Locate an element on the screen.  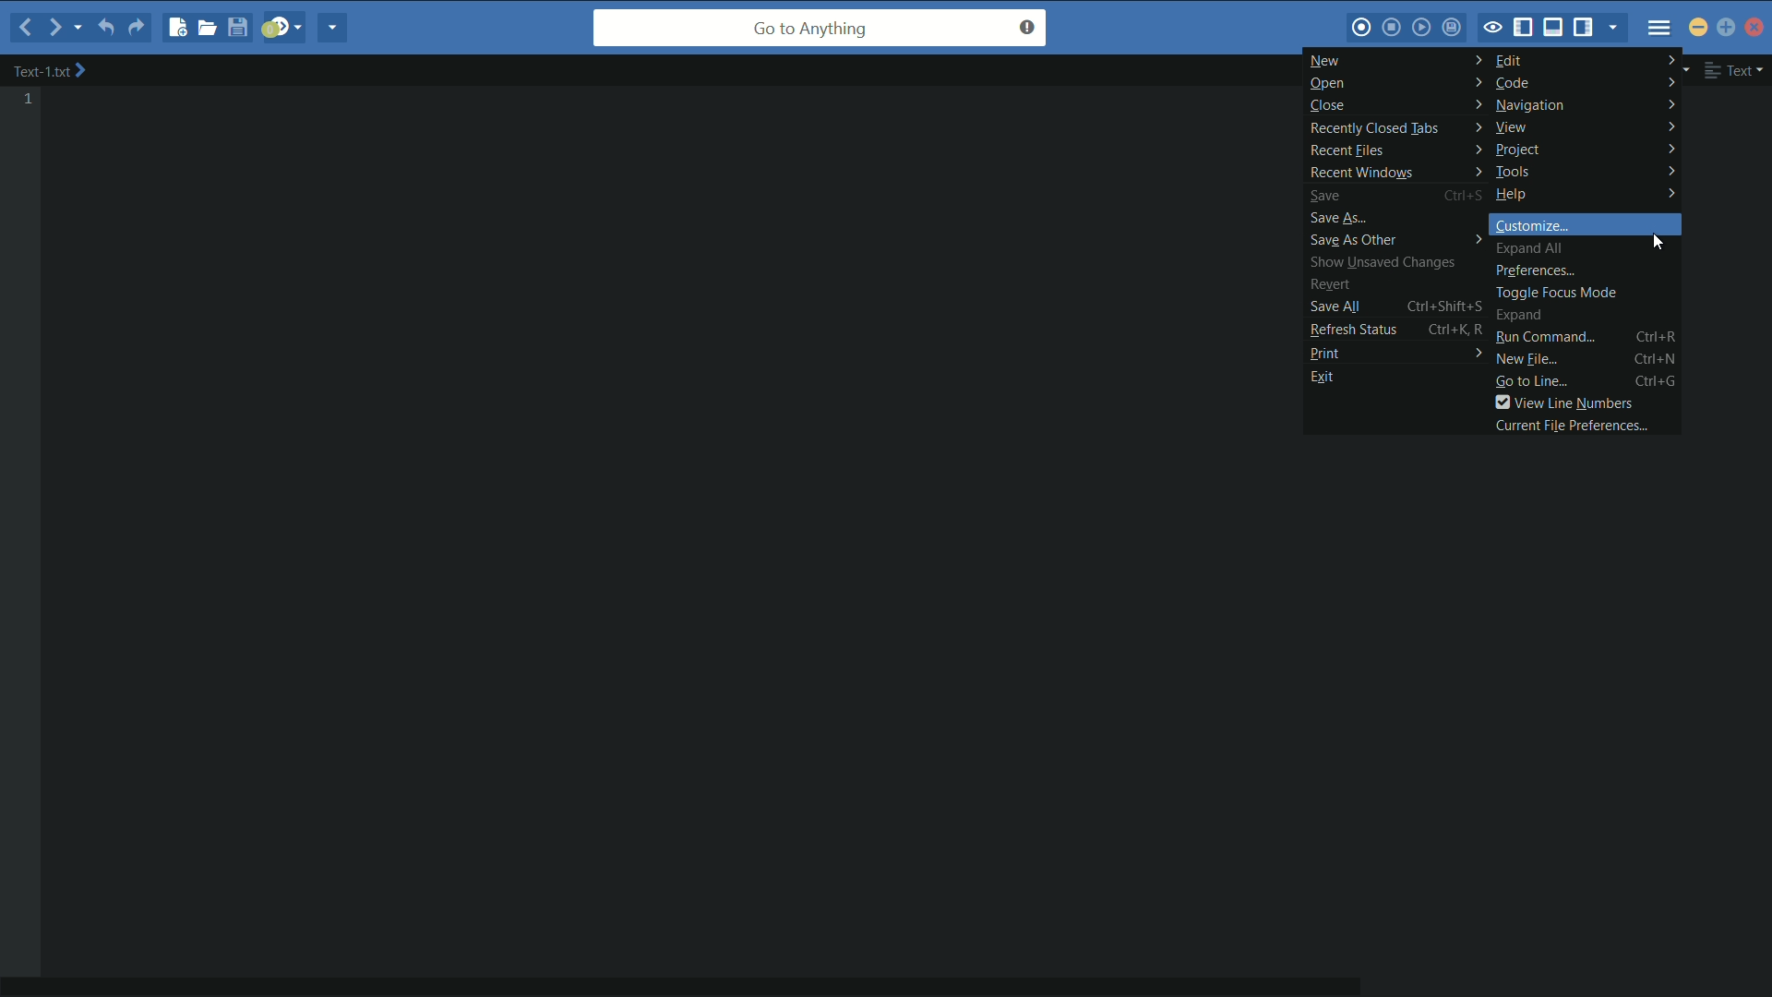
recent location is located at coordinates (78, 23).